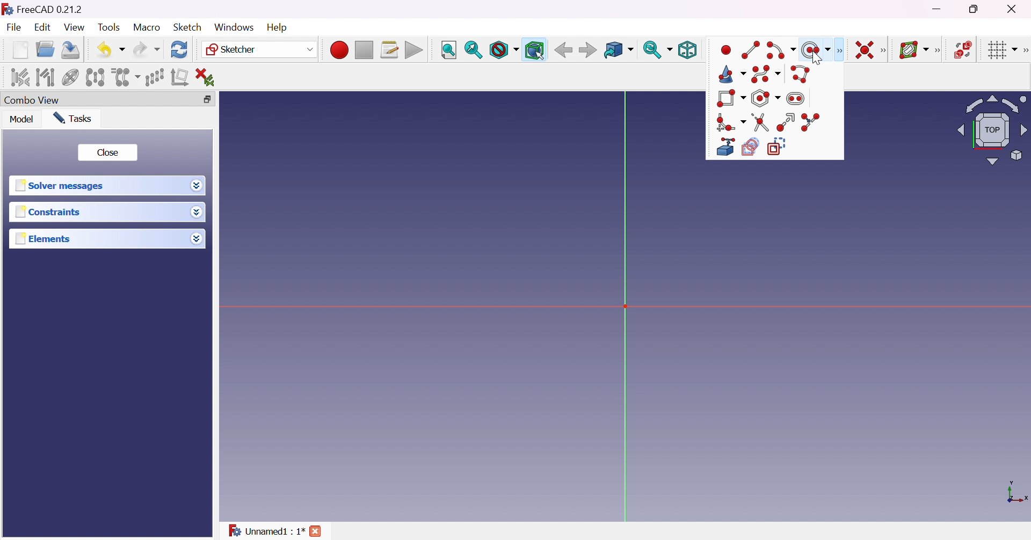  Describe the element at coordinates (751, 147) in the screenshot. I see `Create carbon copy` at that location.